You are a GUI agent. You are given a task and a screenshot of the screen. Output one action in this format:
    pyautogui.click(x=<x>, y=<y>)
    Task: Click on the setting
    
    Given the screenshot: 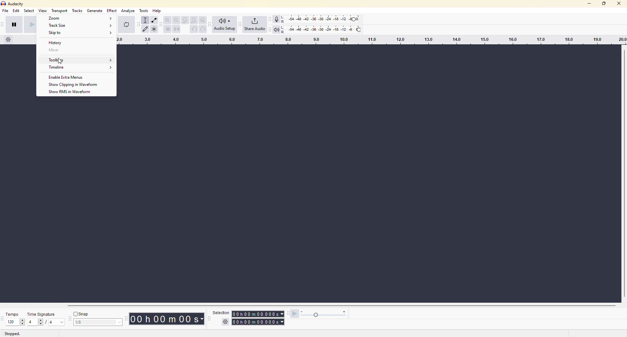 What is the action you would take?
    pyautogui.click(x=224, y=322)
    